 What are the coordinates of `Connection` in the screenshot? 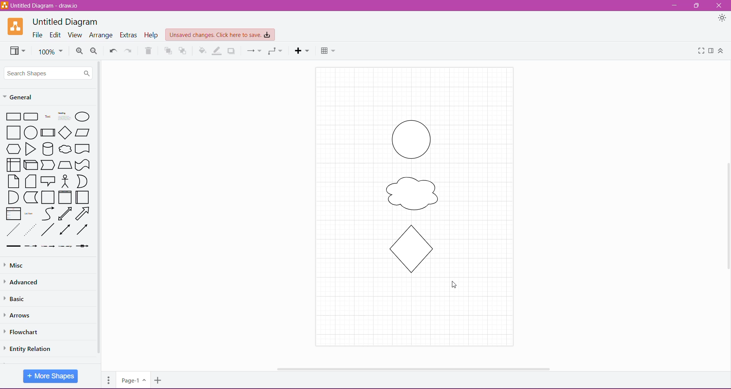 It's located at (252, 50).